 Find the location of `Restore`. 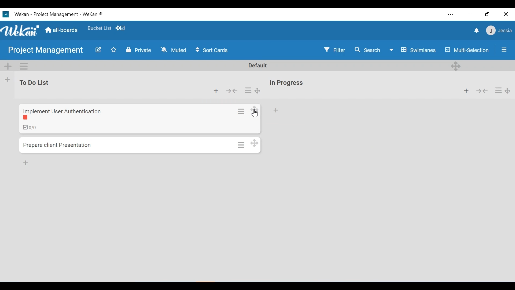

Restore is located at coordinates (488, 14).